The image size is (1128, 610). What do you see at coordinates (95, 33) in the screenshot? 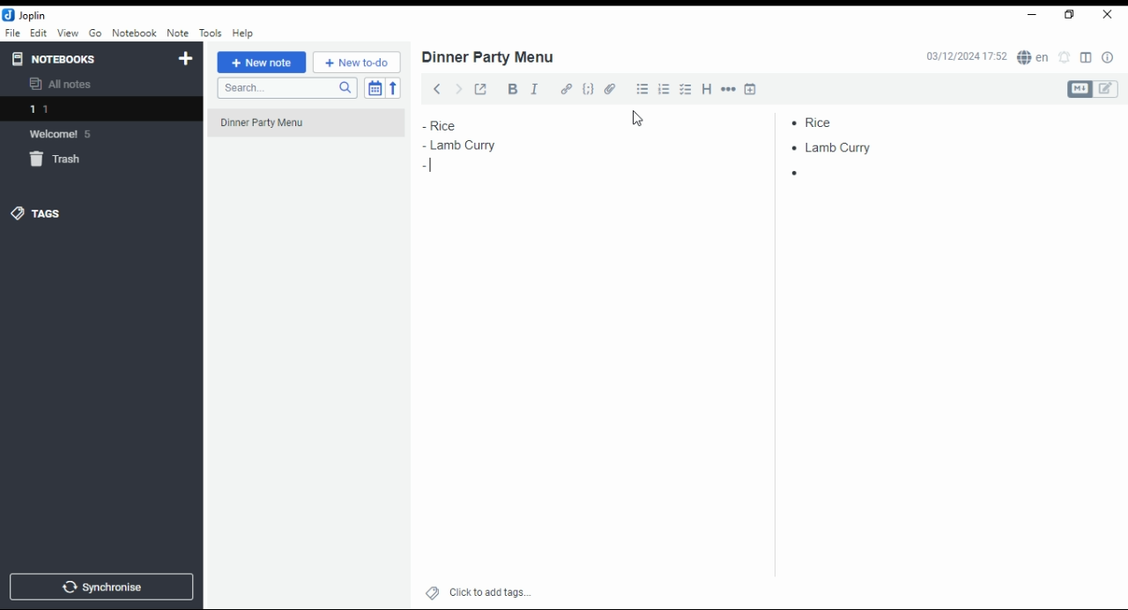
I see `go` at bounding box center [95, 33].